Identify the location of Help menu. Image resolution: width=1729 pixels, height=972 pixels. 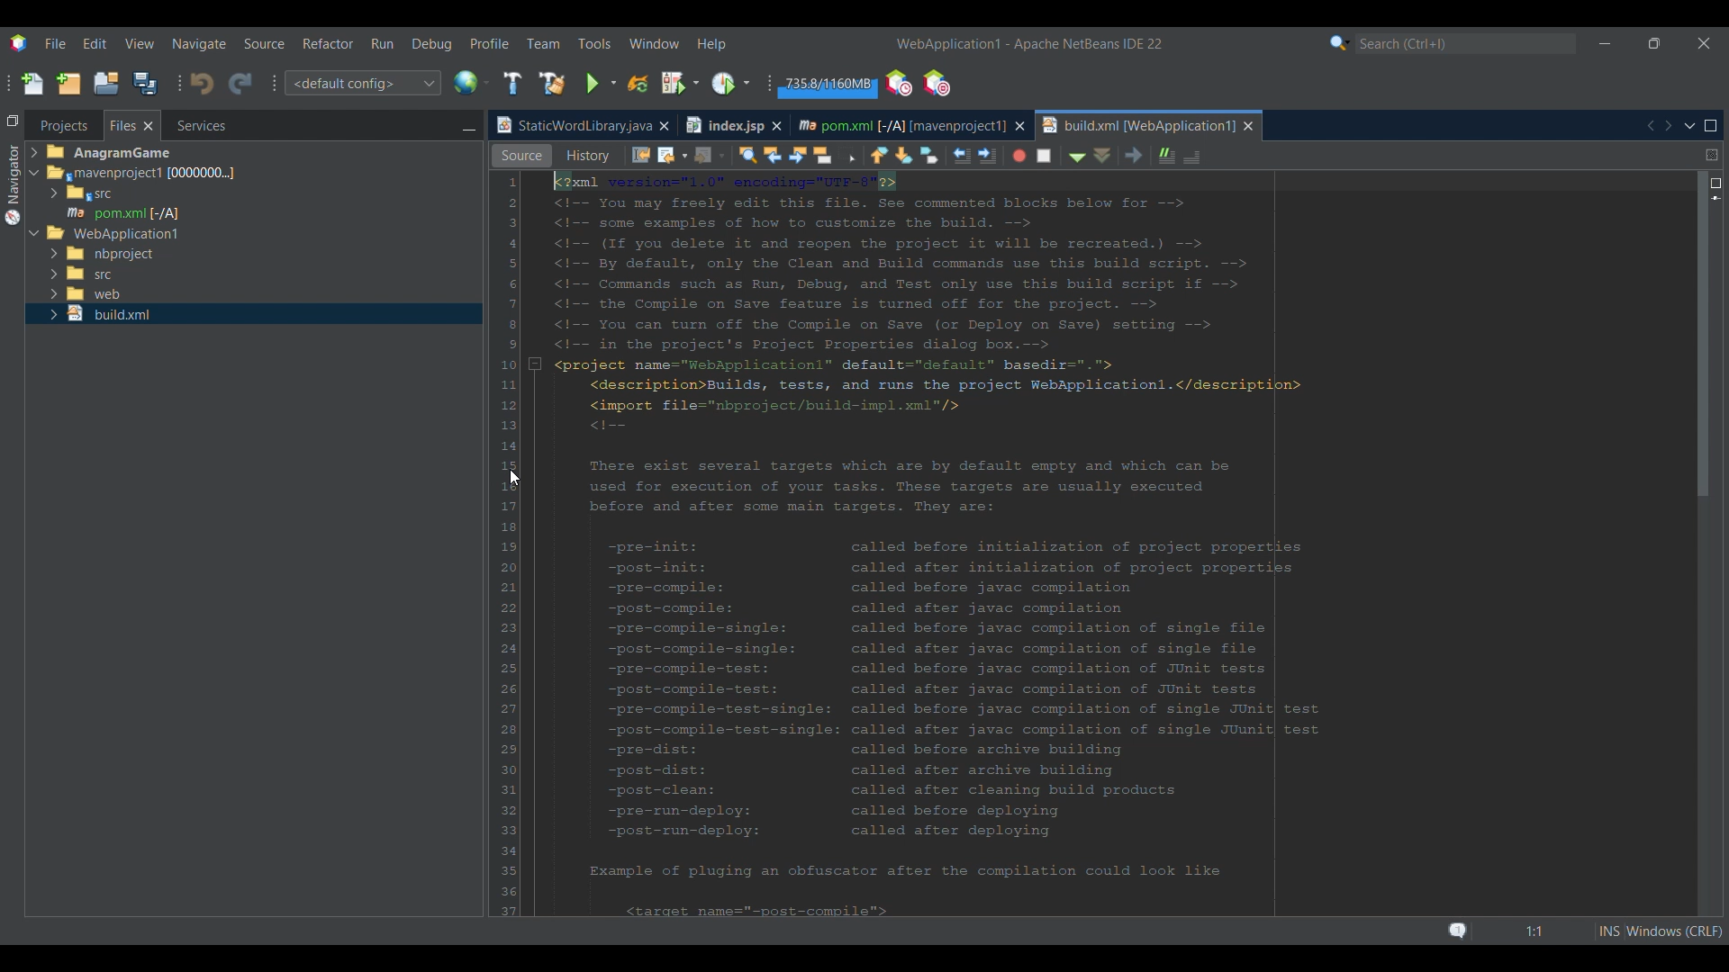
(711, 45).